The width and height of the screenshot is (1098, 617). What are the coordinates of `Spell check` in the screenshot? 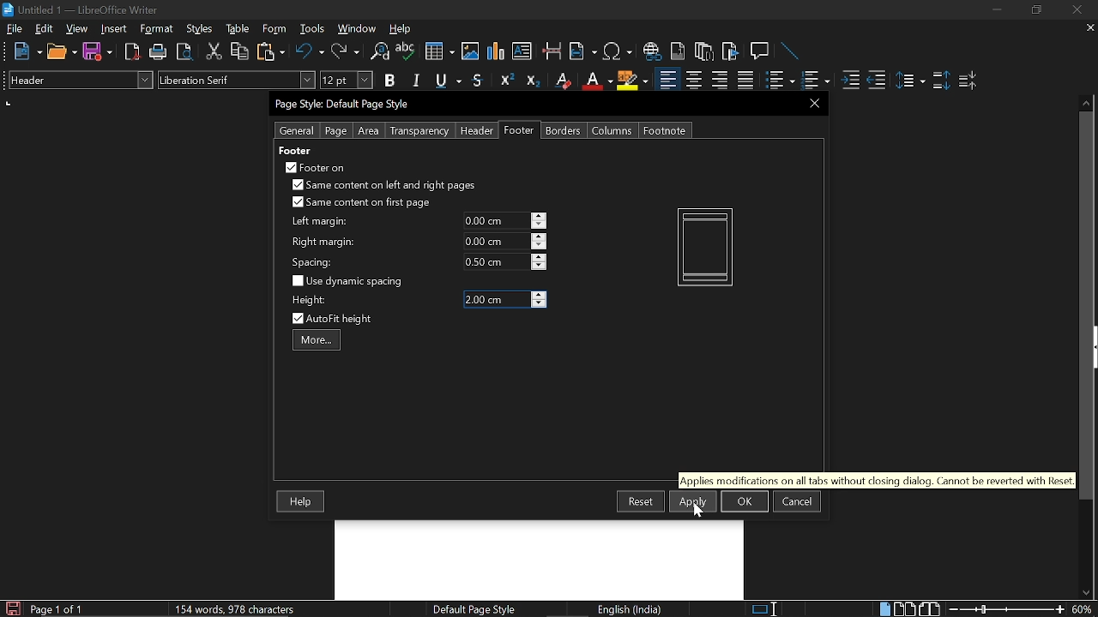 It's located at (406, 51).